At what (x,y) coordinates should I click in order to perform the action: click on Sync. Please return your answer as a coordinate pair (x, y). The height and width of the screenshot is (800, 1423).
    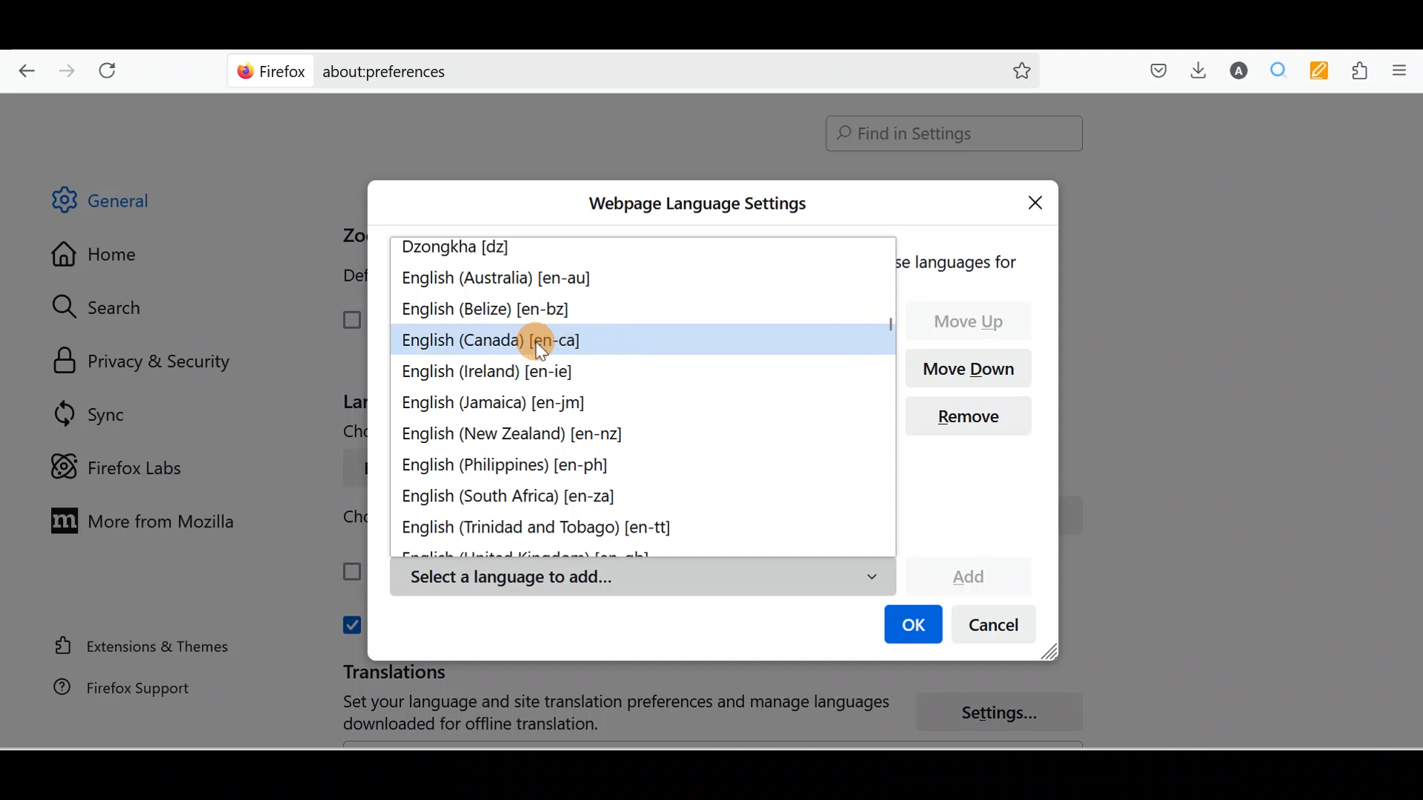
    Looking at the image, I should click on (93, 413).